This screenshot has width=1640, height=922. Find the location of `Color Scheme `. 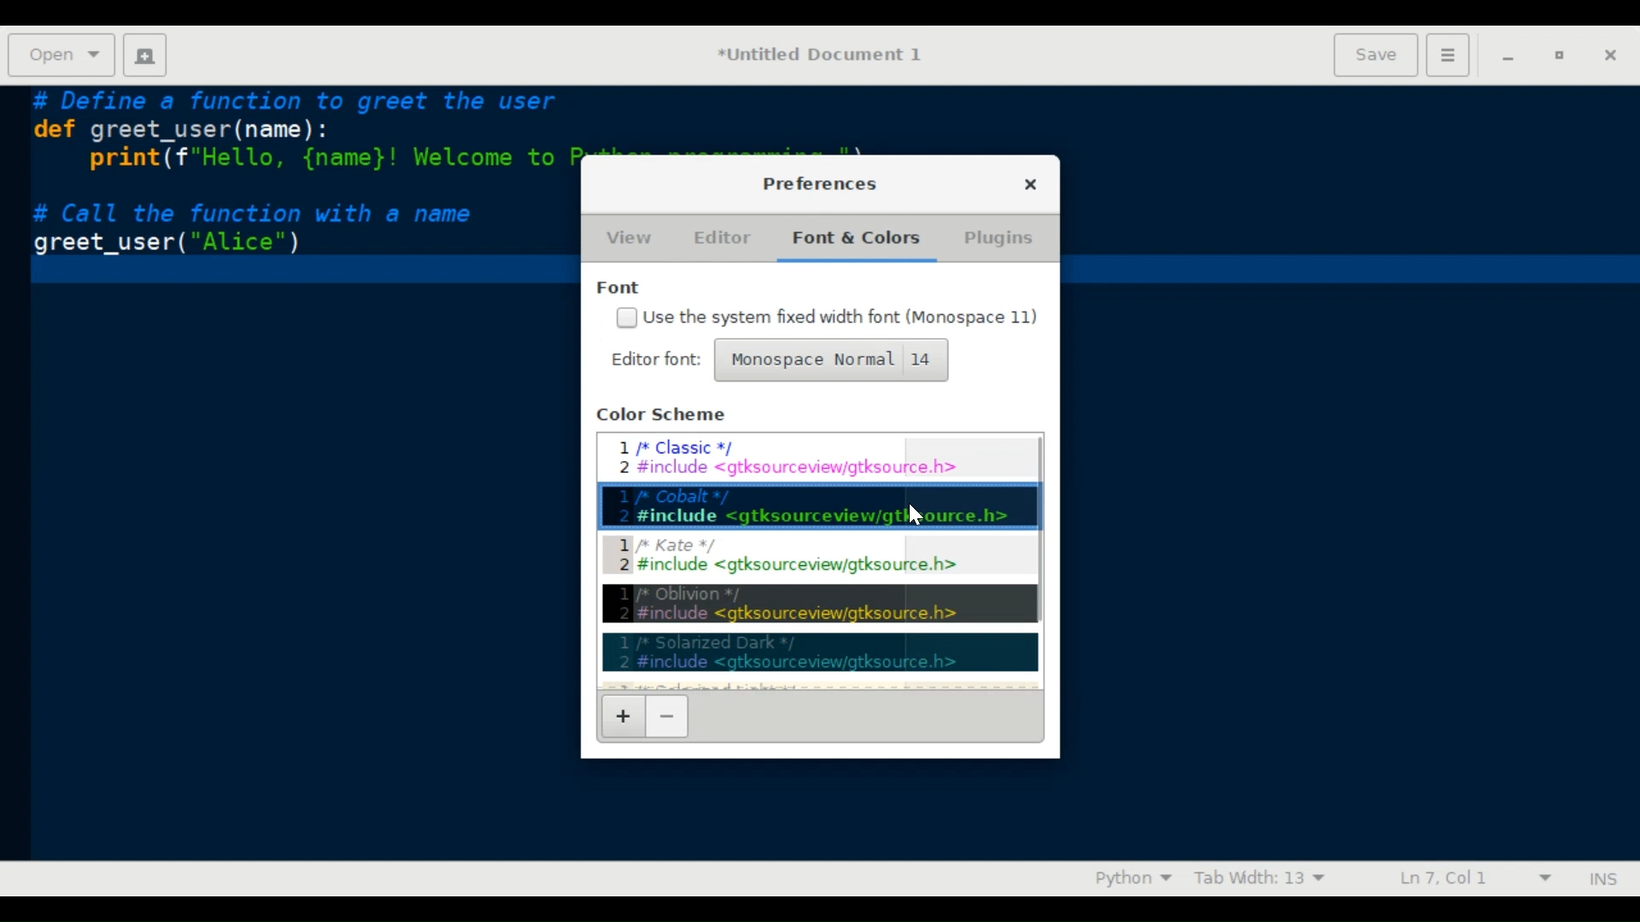

Color Scheme  is located at coordinates (666, 415).